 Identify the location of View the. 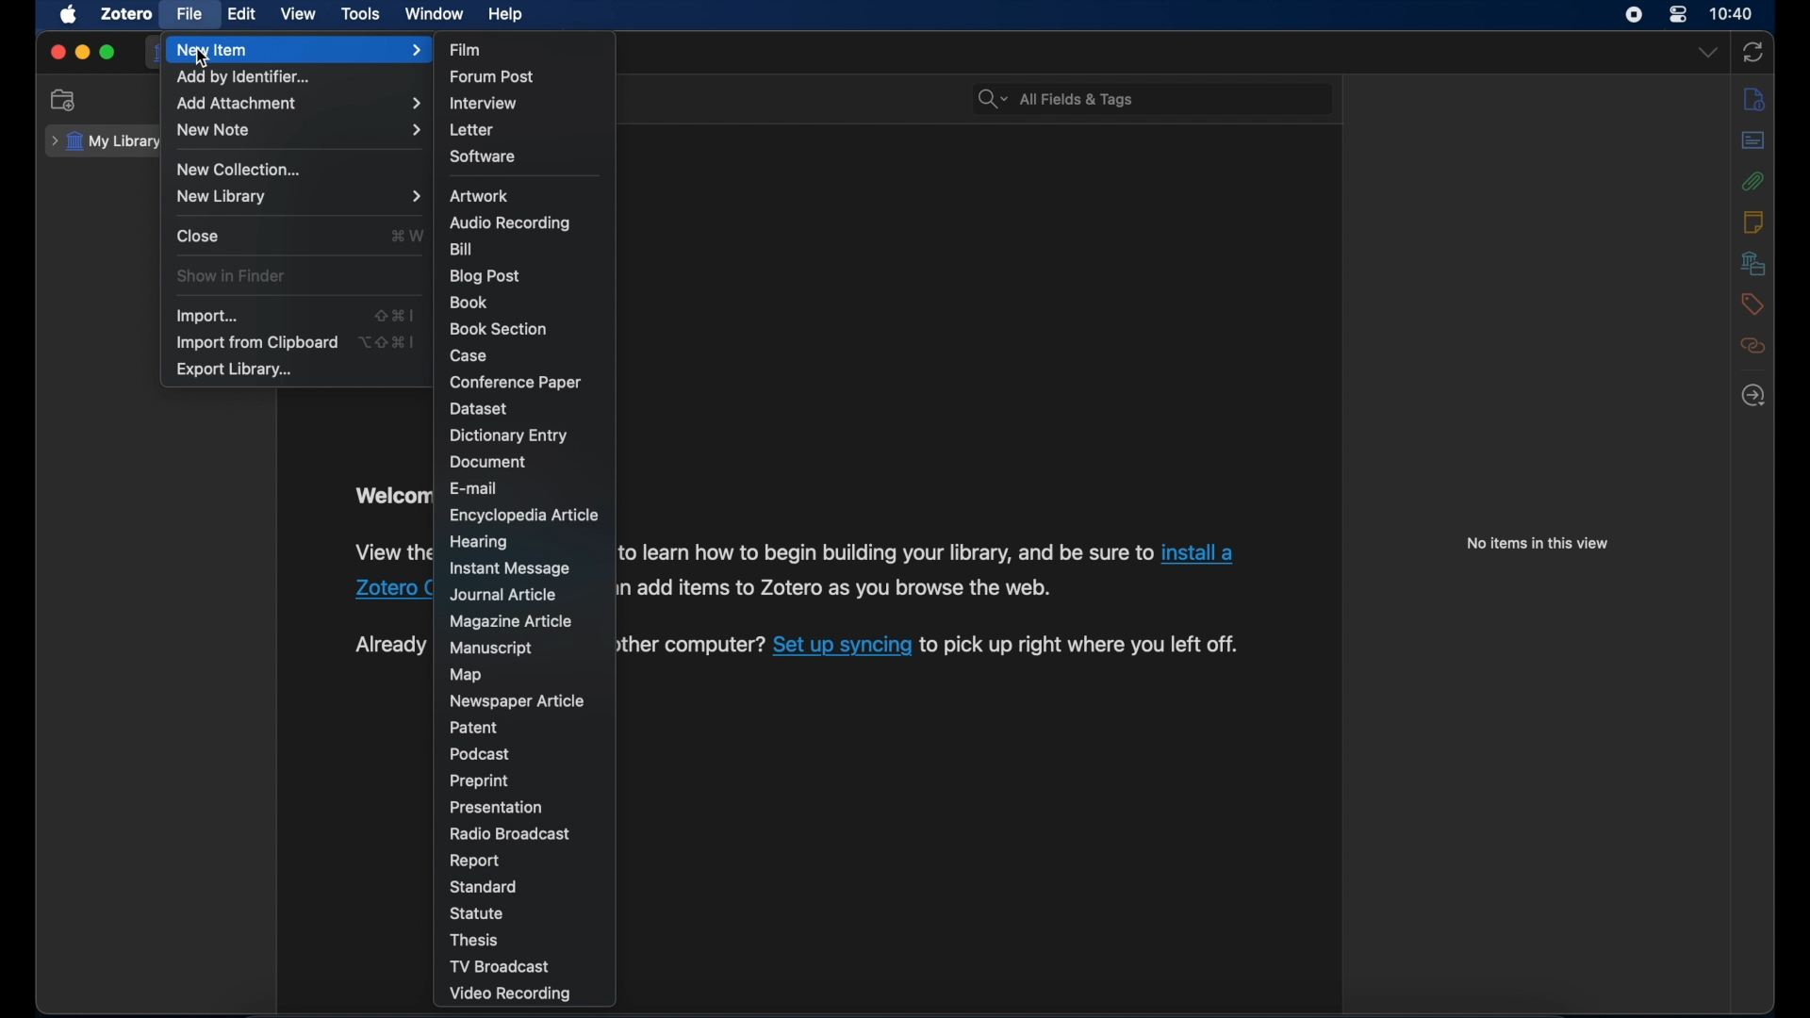
(390, 552).